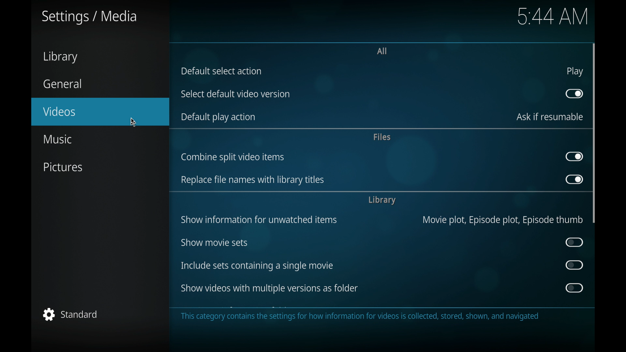 The width and height of the screenshot is (626, 352). I want to click on library, so click(382, 200).